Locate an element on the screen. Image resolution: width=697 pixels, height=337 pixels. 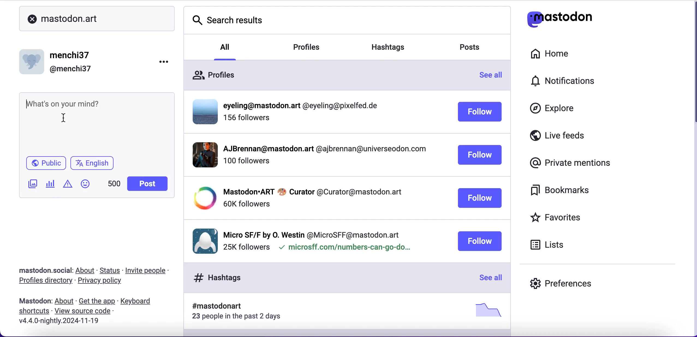
mastodon.art is located at coordinates (67, 19).